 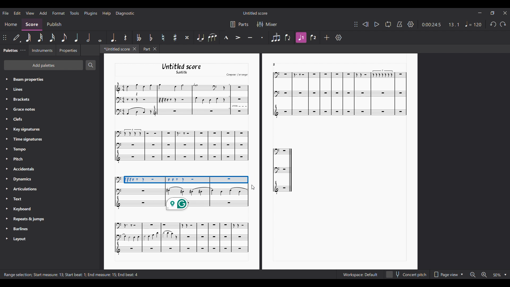 What do you see at coordinates (17, 13) in the screenshot?
I see `Edit menu` at bounding box center [17, 13].